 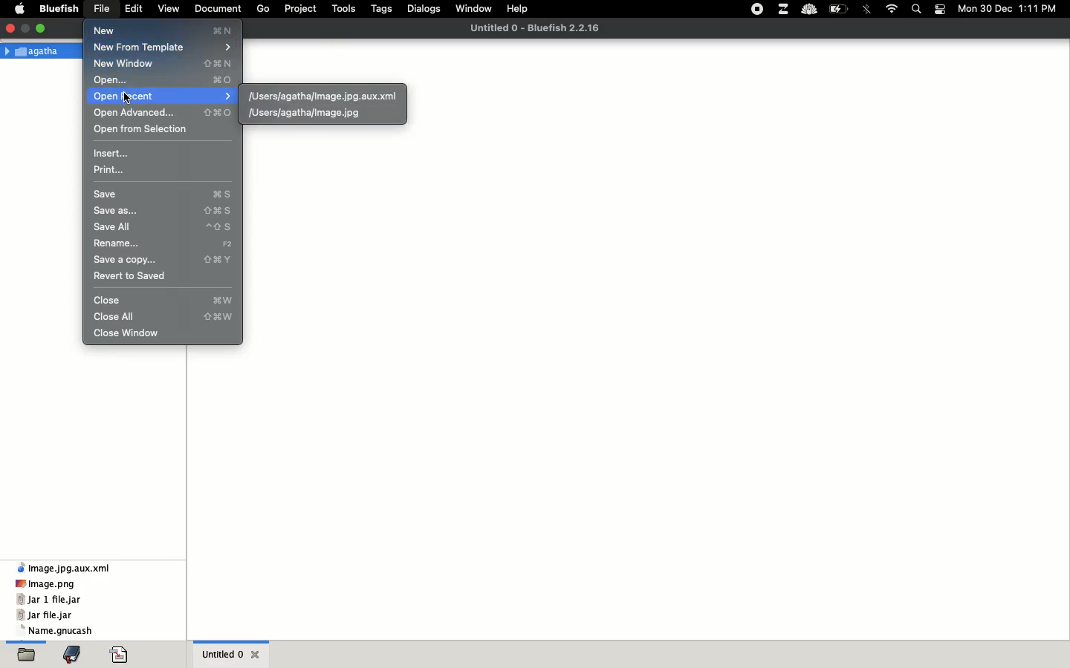 I want to click on close   command W, so click(x=167, y=301).